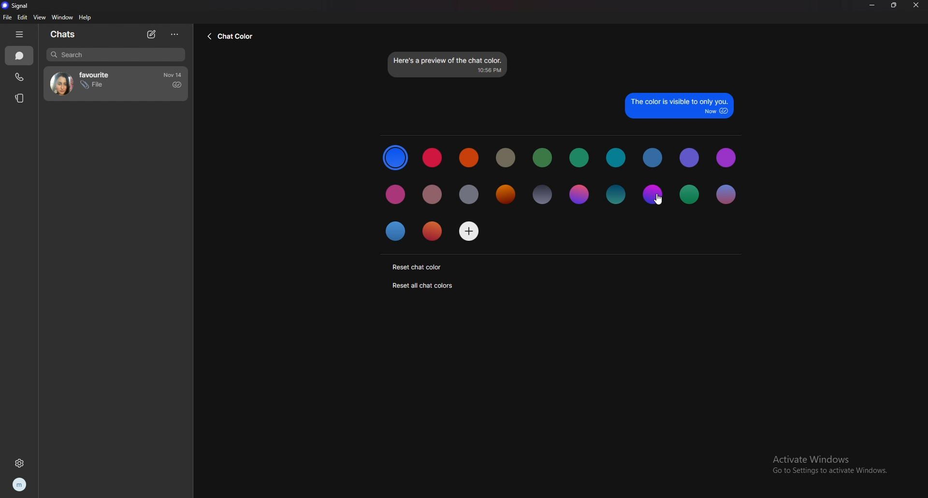 The width and height of the screenshot is (928, 498). Describe the element at coordinates (690, 195) in the screenshot. I see `color` at that location.